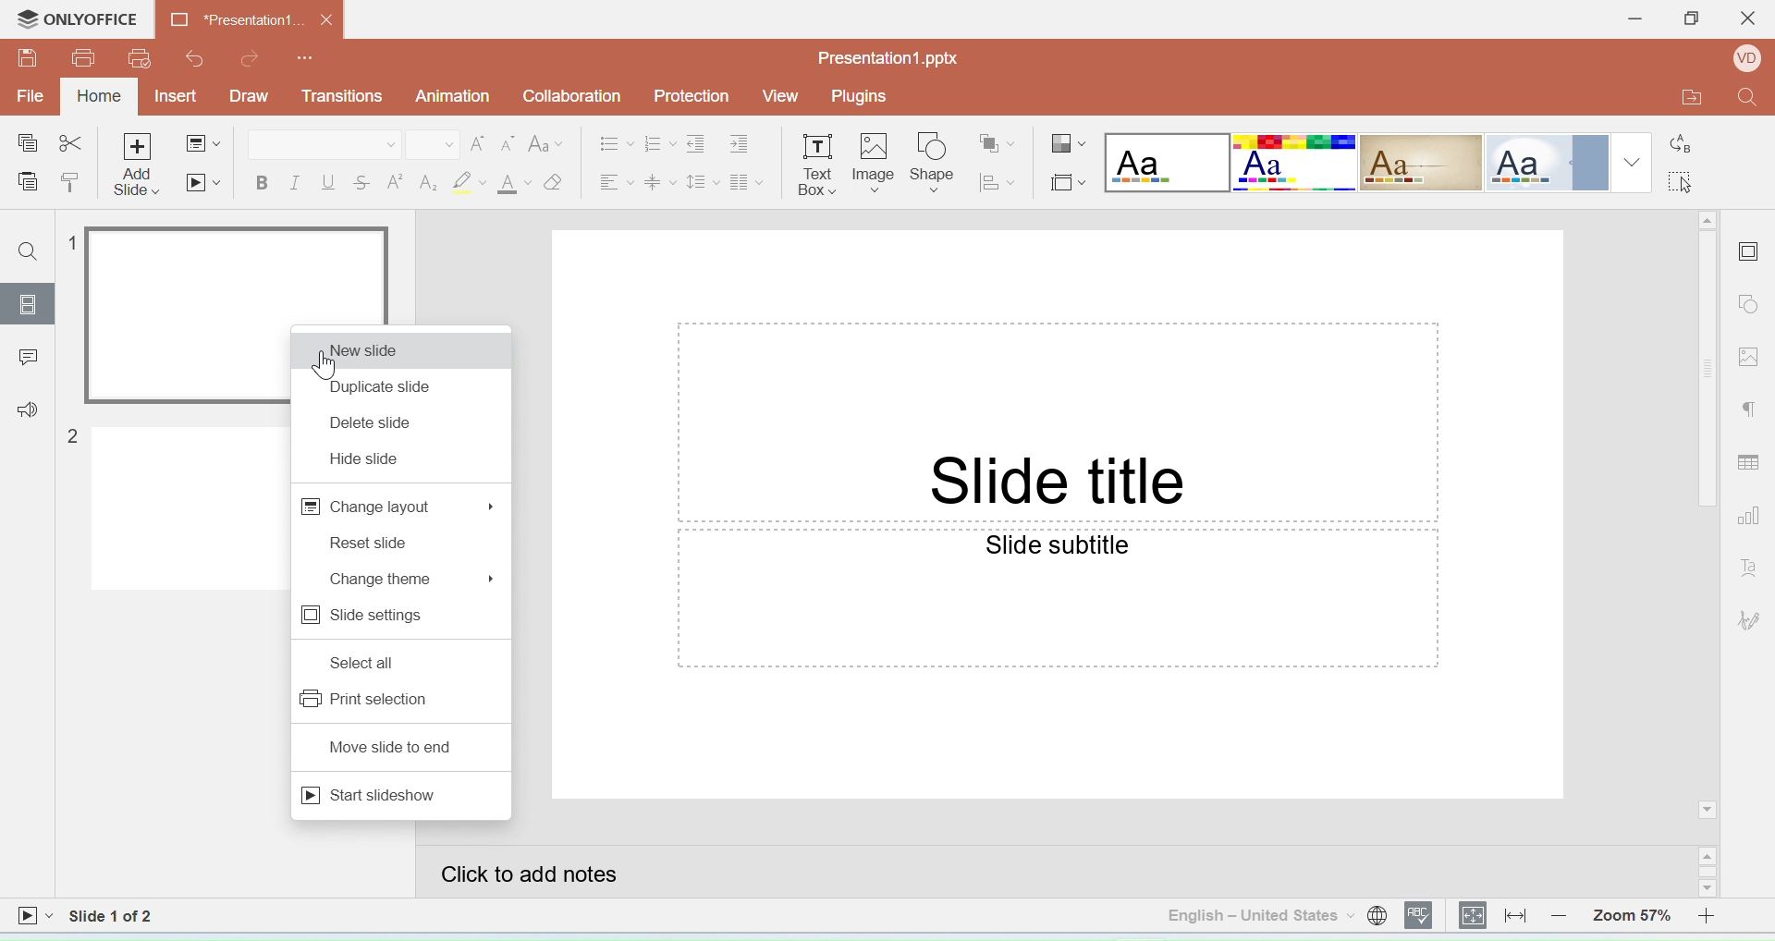  What do you see at coordinates (1516, 915) in the screenshot?
I see `Fit to width` at bounding box center [1516, 915].